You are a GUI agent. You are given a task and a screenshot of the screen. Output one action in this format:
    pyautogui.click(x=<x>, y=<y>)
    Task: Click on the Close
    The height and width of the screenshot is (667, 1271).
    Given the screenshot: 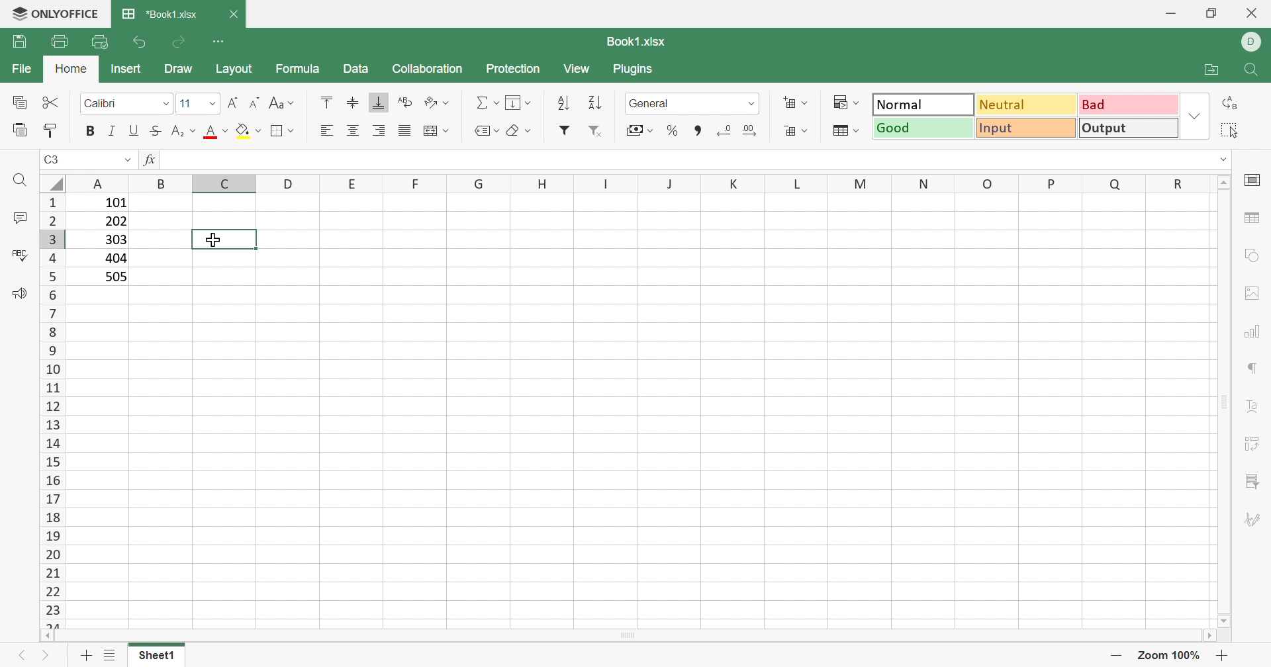 What is the action you would take?
    pyautogui.click(x=1250, y=15)
    